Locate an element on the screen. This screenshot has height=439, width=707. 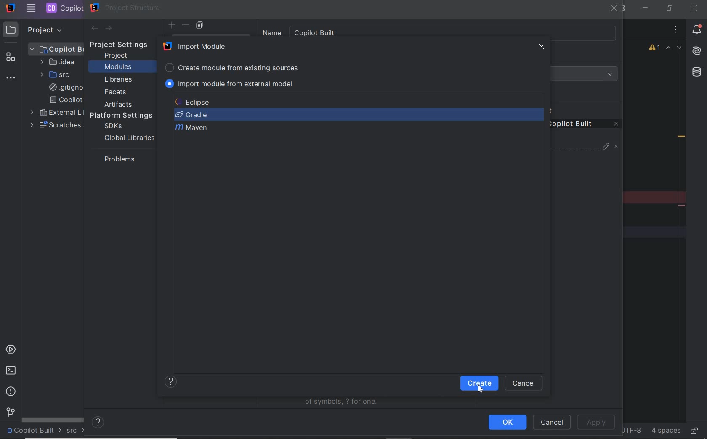
PROJECT is located at coordinates (37, 29).